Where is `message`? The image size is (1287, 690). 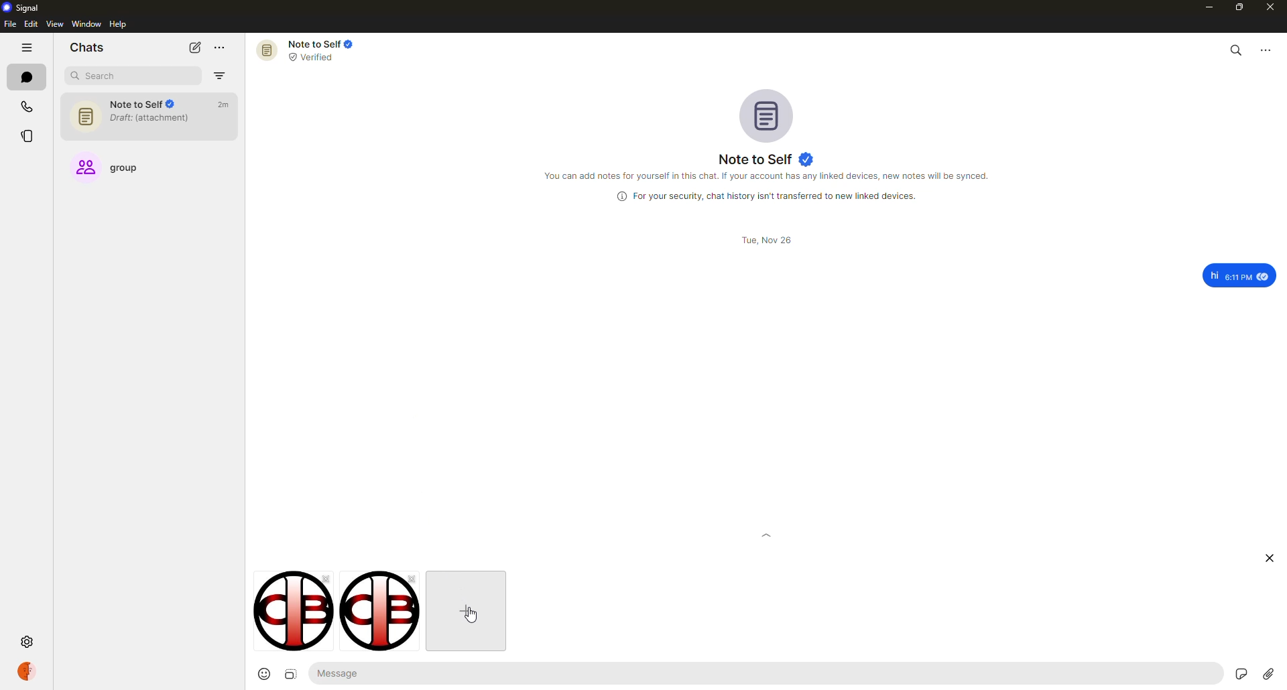 message is located at coordinates (1239, 275).